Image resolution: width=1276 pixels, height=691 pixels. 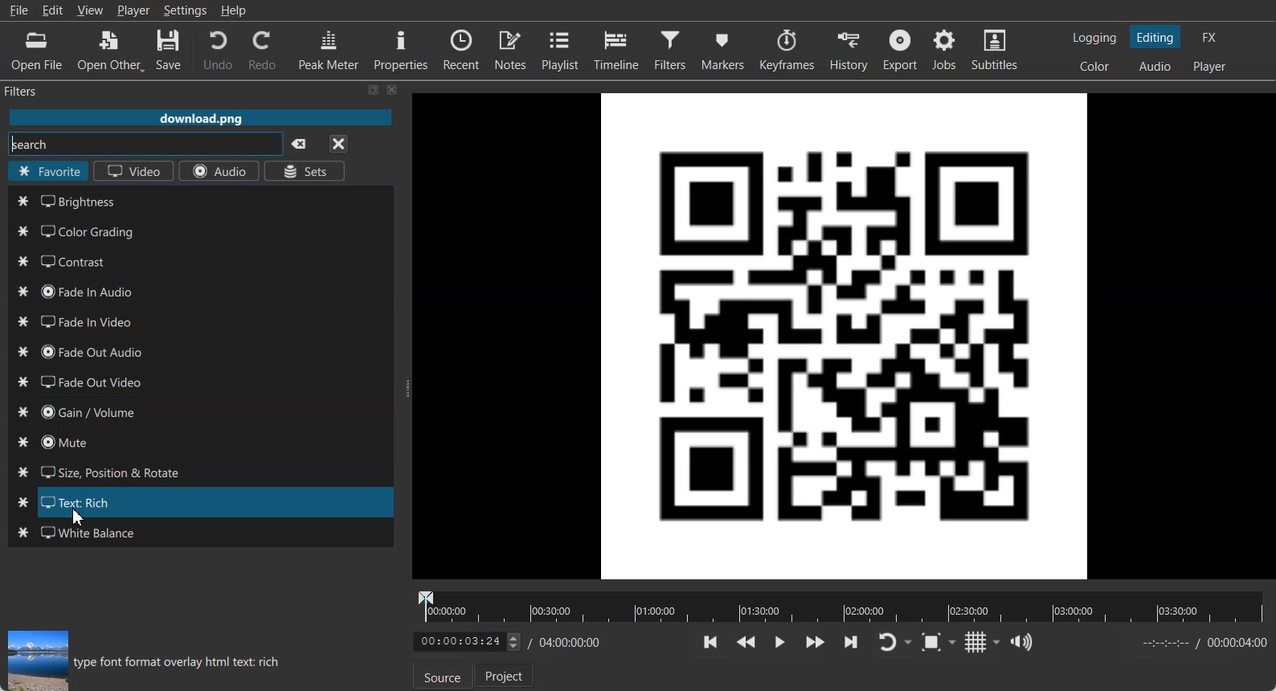 What do you see at coordinates (200, 292) in the screenshot?
I see `Fade In Audio` at bounding box center [200, 292].